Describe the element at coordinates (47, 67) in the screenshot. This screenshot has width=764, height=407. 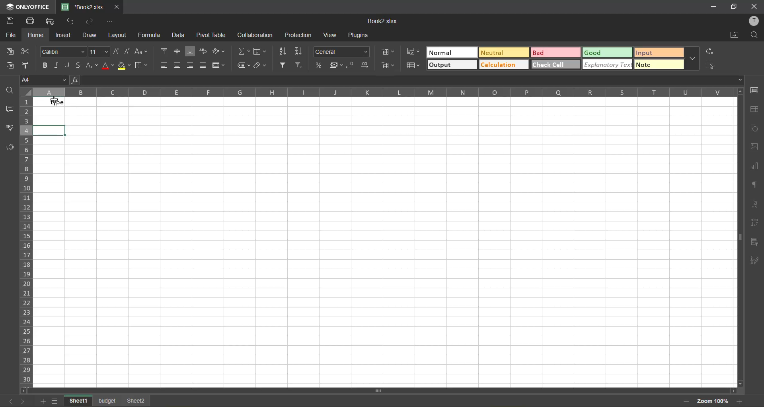
I see `bold` at that location.